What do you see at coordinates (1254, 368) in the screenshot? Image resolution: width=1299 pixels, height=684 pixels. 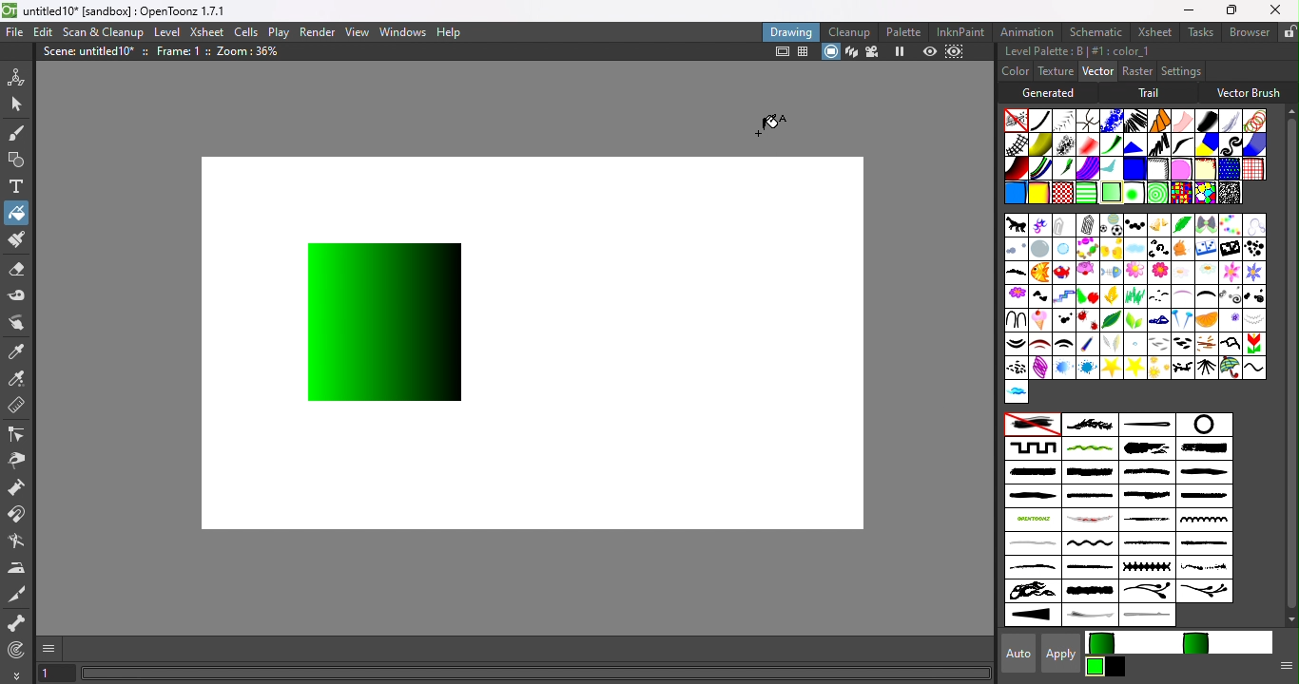 I see `Wave` at bounding box center [1254, 368].